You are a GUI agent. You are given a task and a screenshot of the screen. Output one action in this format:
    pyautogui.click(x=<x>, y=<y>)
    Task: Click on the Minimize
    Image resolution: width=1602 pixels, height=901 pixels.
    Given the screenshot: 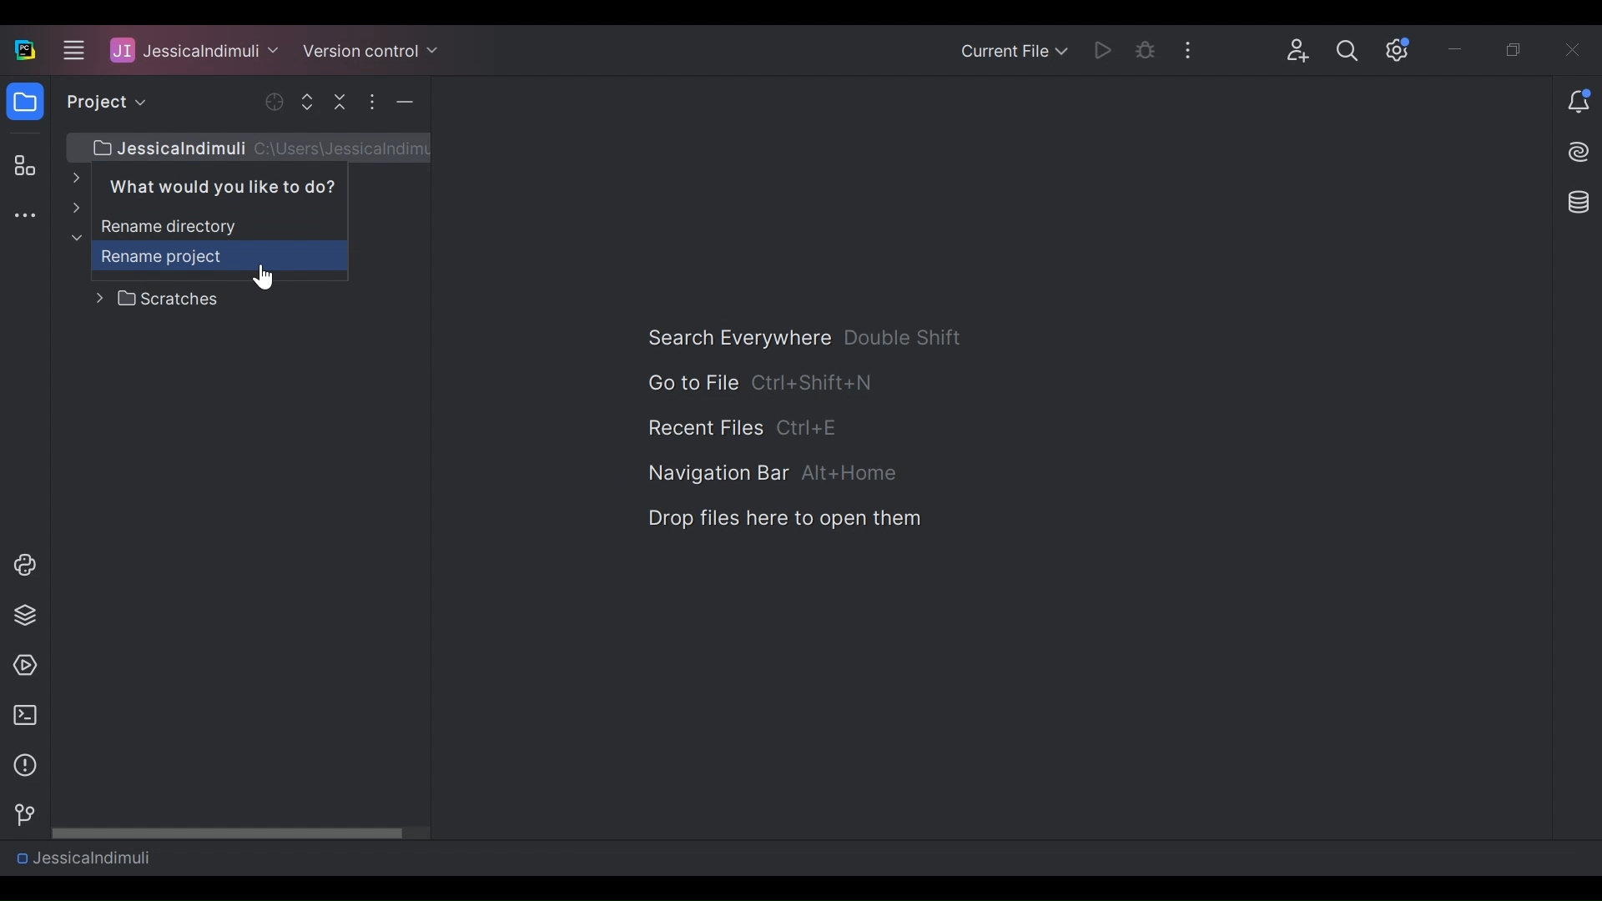 What is the action you would take?
    pyautogui.click(x=1458, y=52)
    